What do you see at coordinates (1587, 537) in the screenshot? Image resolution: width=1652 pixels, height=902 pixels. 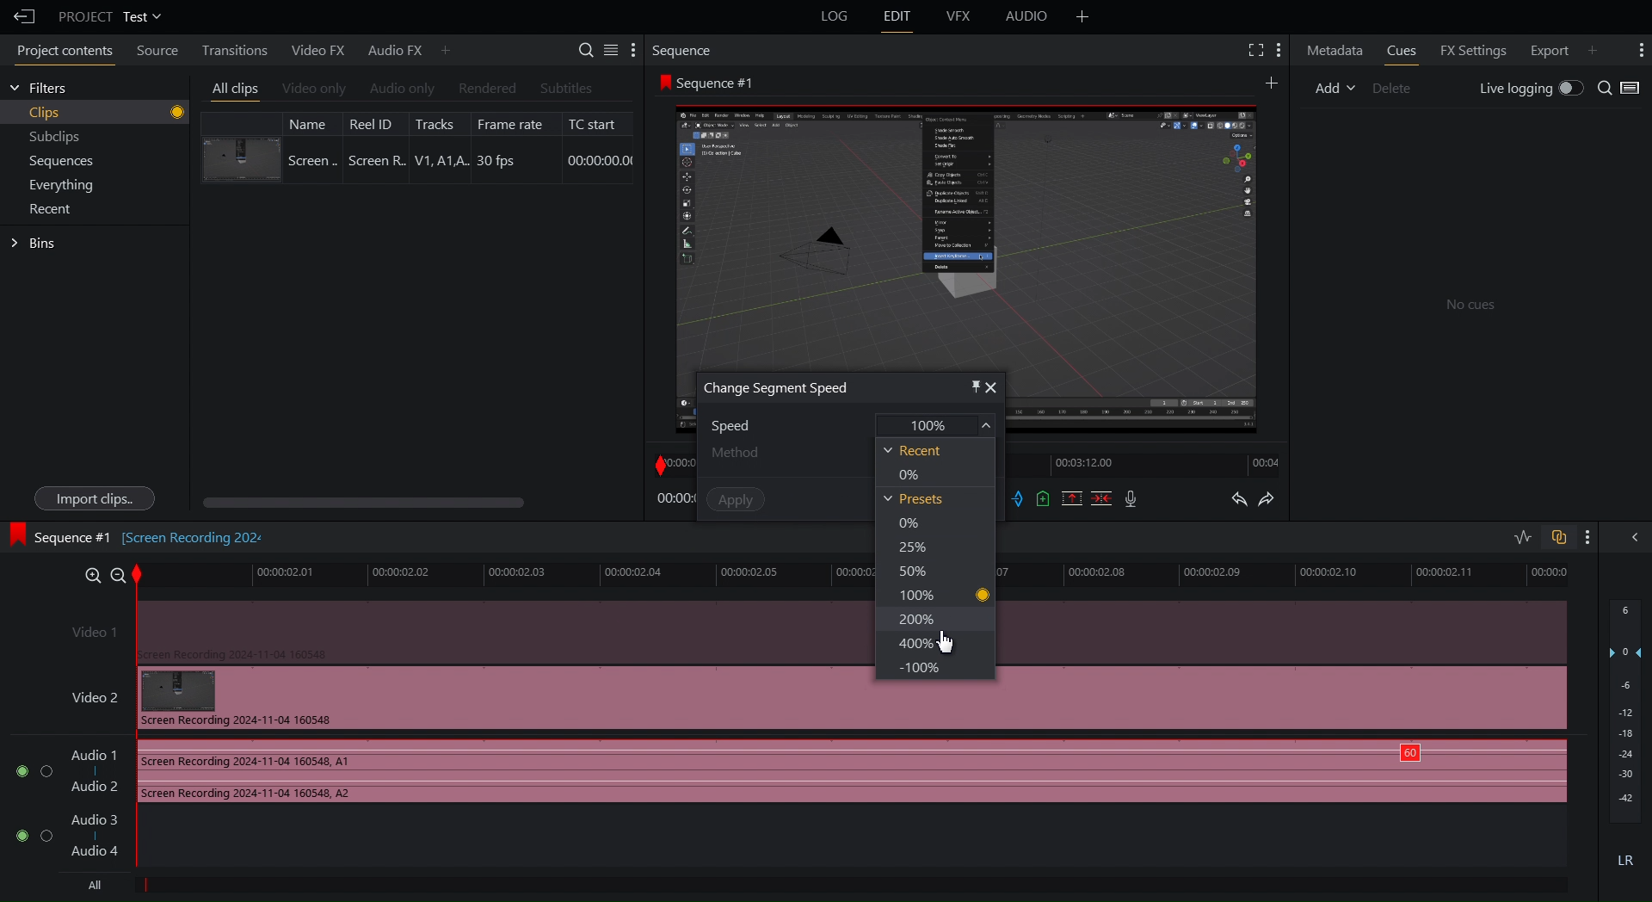 I see `More` at bounding box center [1587, 537].